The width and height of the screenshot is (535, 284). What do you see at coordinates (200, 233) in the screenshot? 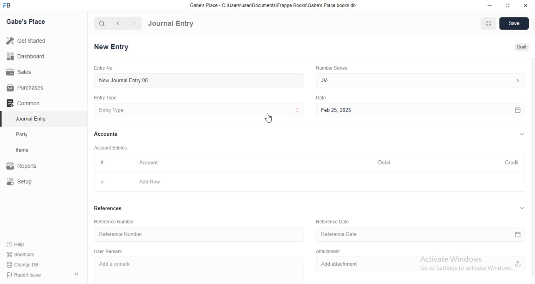
I see `Reference Number` at bounding box center [200, 233].